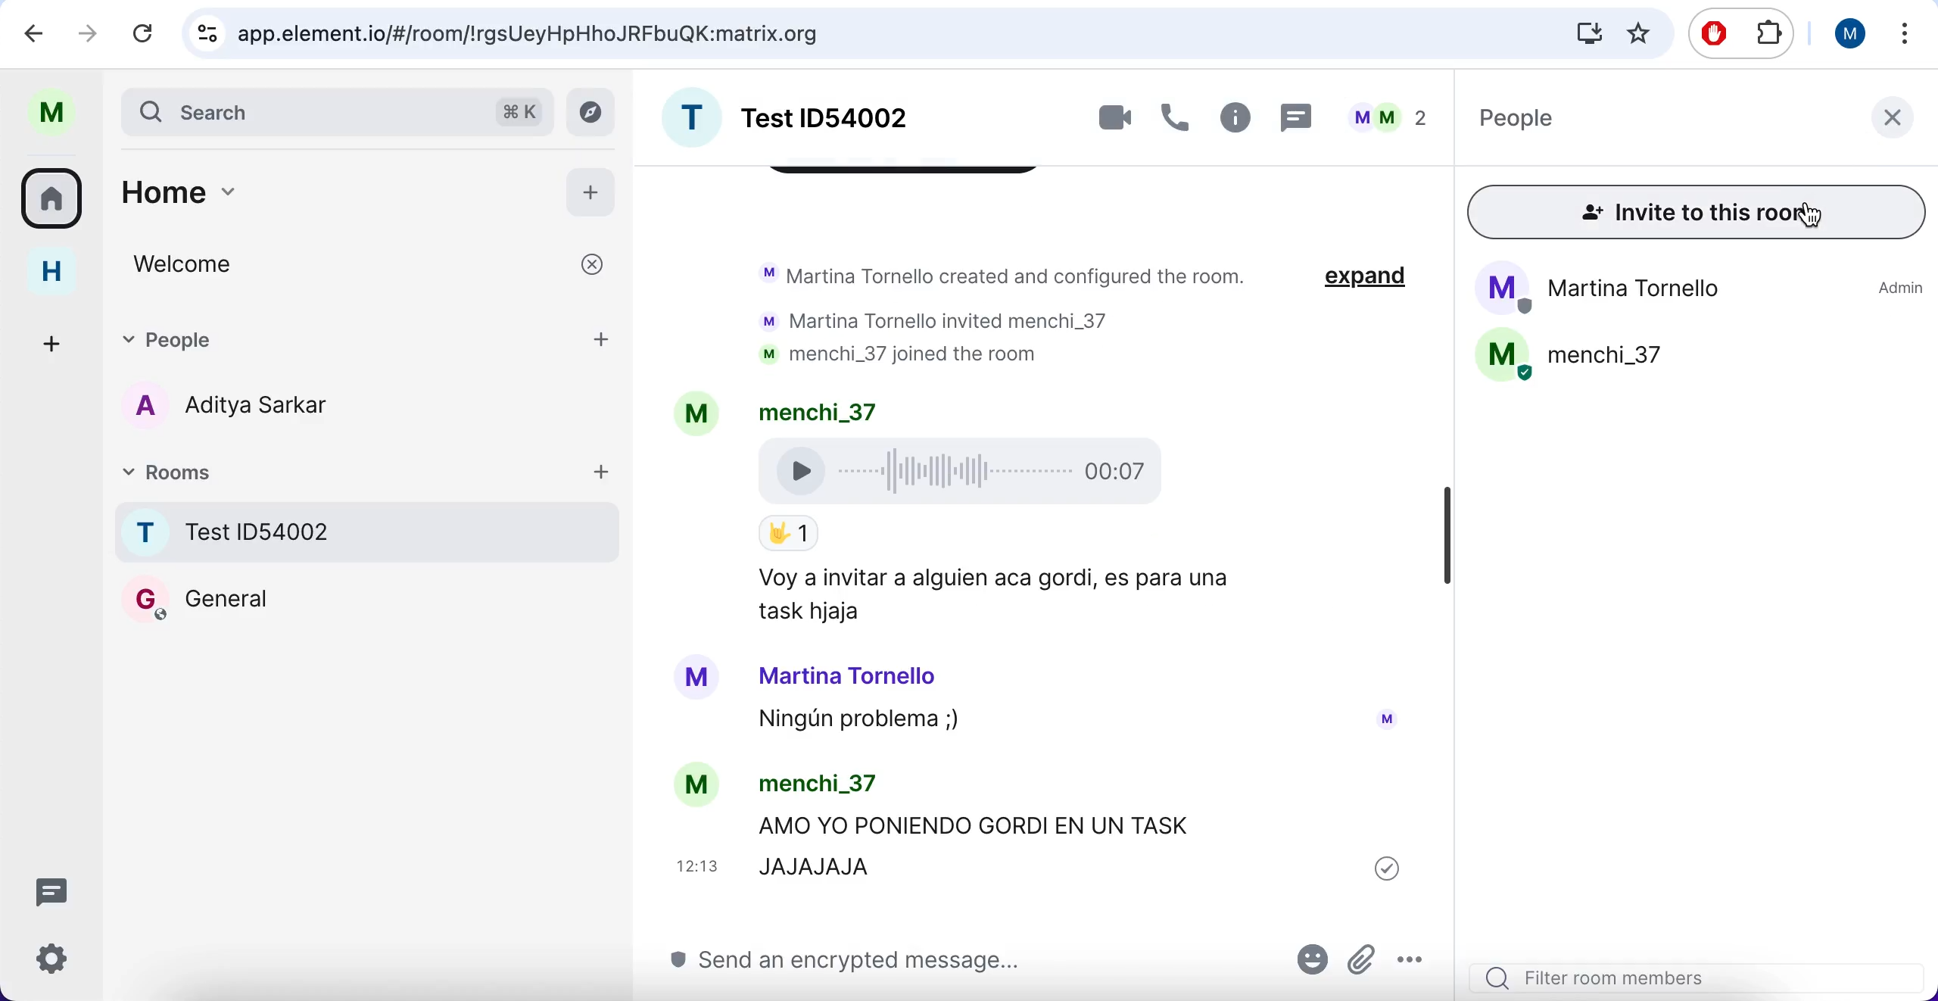 Image resolution: width=1938 pixels, height=1001 pixels. Describe the element at coordinates (58, 113) in the screenshot. I see `user` at that location.